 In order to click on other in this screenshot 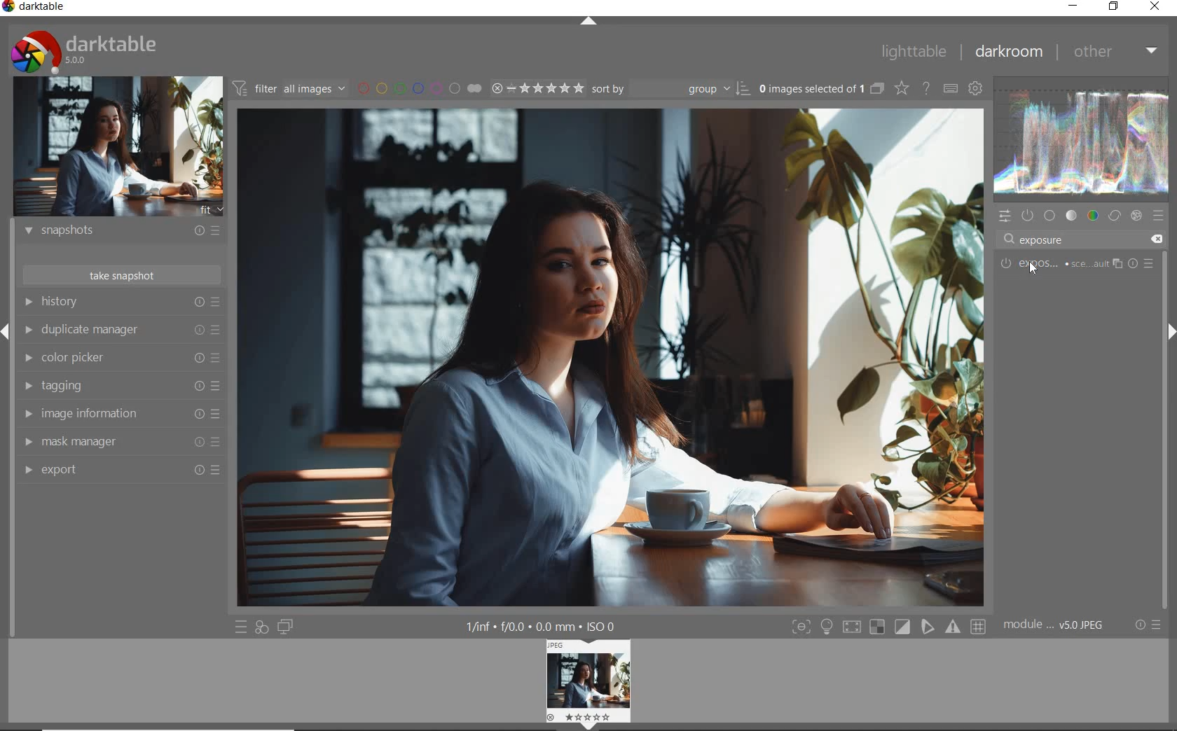, I will do `click(1116, 54)`.